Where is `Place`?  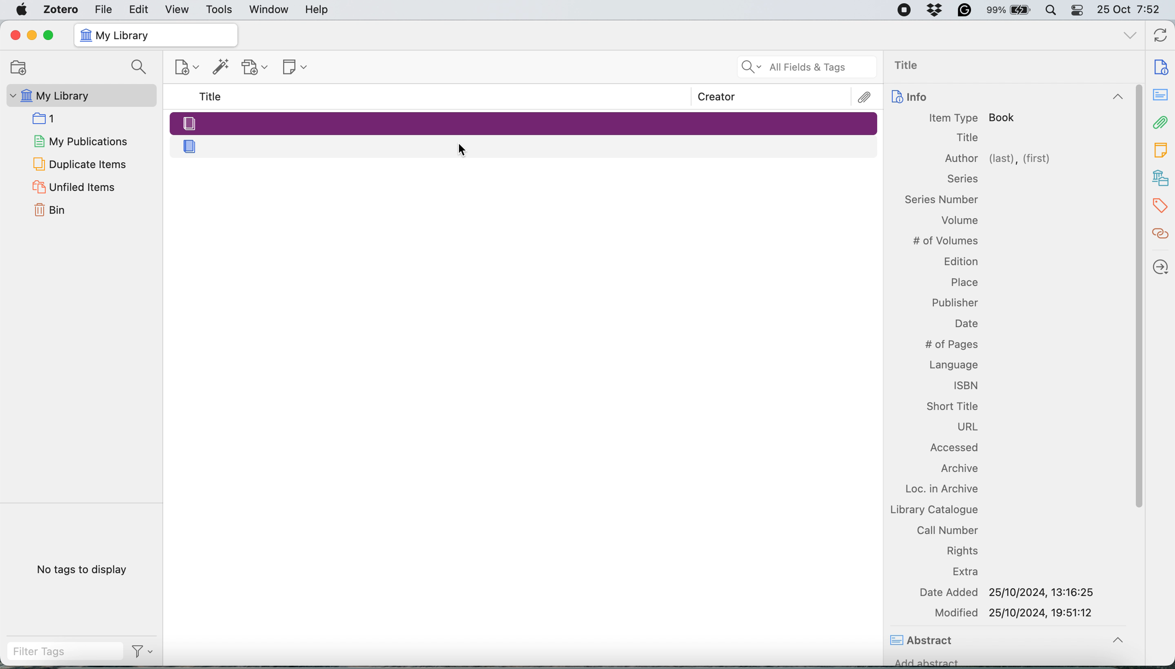 Place is located at coordinates (964, 280).